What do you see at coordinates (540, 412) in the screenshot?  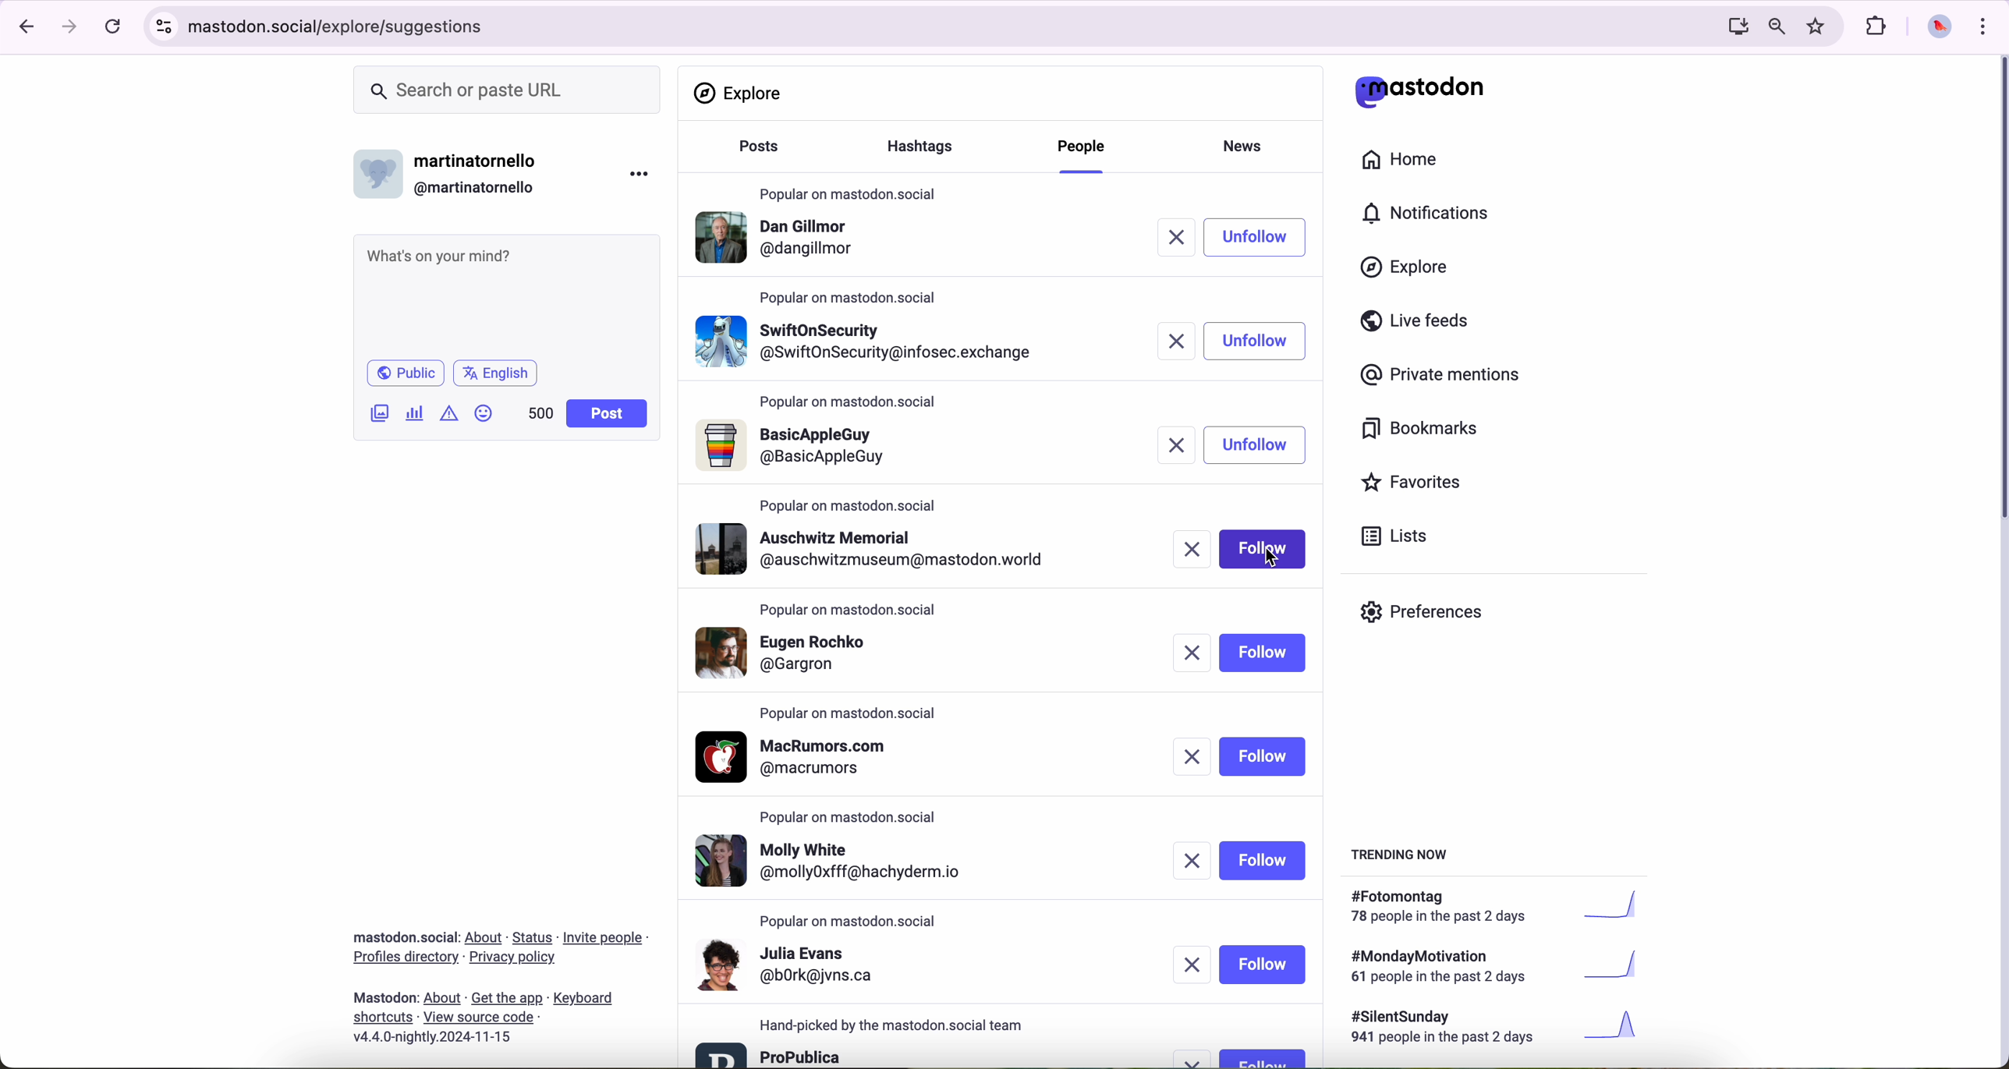 I see `500 characters` at bounding box center [540, 412].